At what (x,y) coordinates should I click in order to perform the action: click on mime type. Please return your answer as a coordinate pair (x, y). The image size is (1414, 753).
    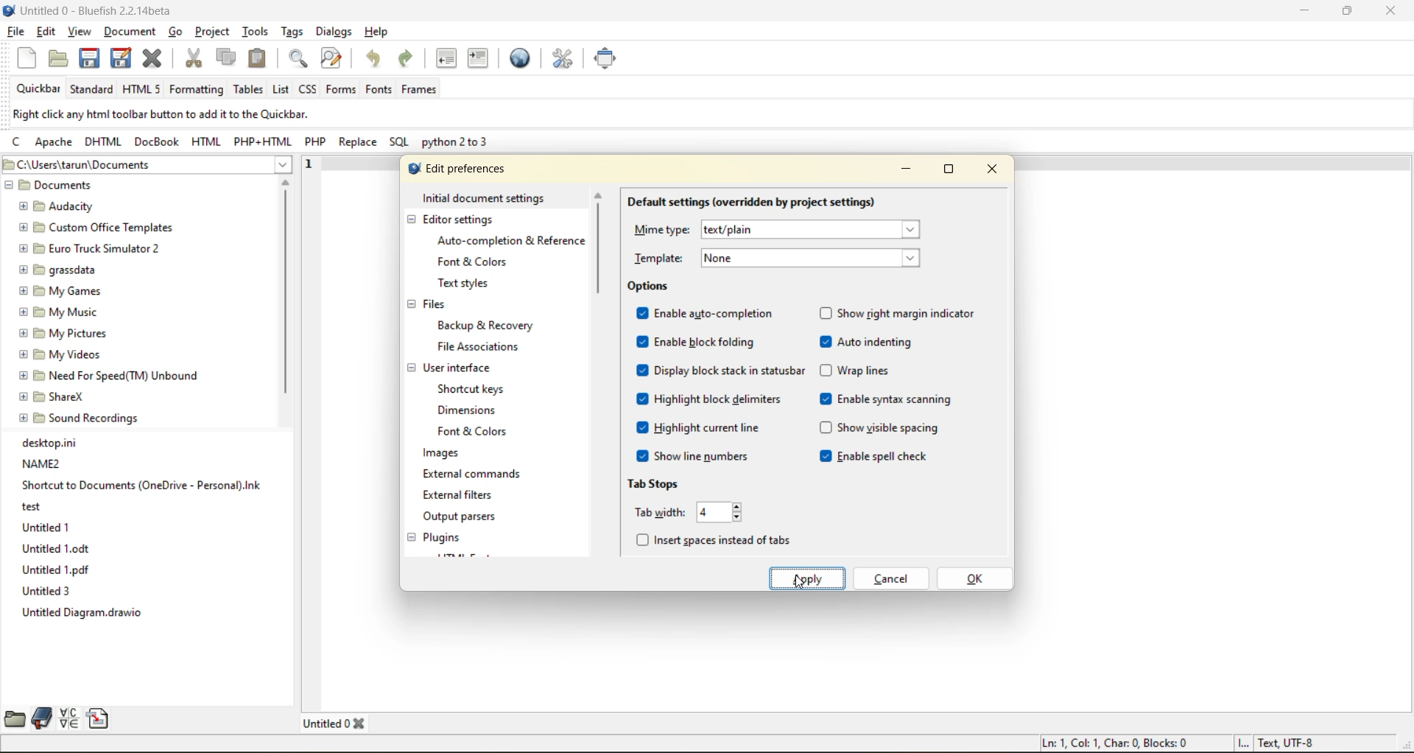
    Looking at the image, I should click on (787, 228).